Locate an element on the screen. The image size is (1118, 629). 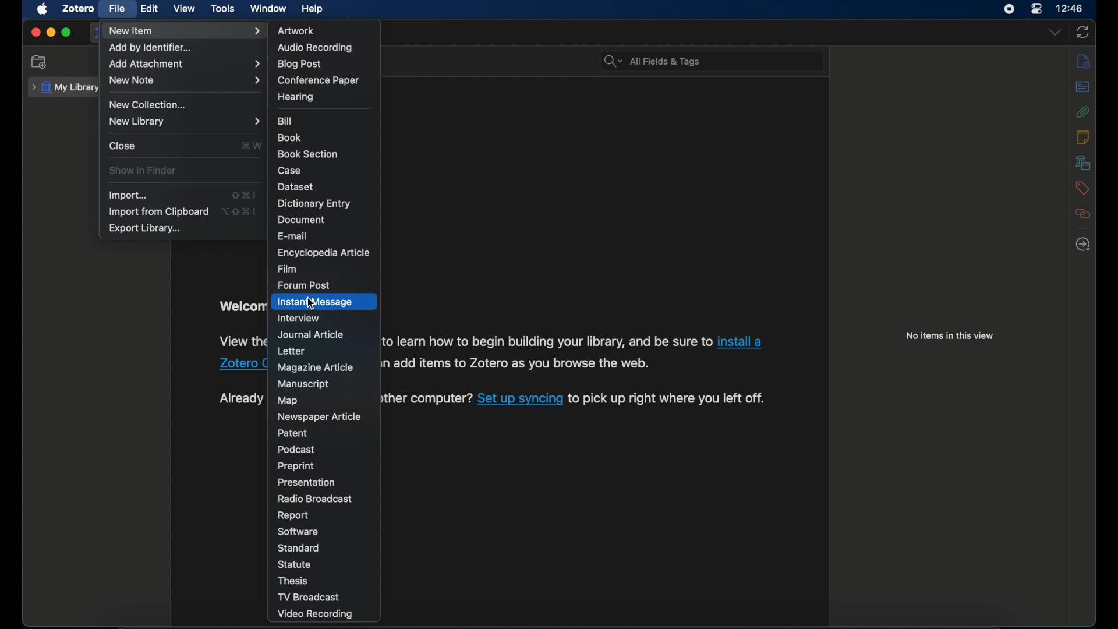
manuscript is located at coordinates (304, 384).